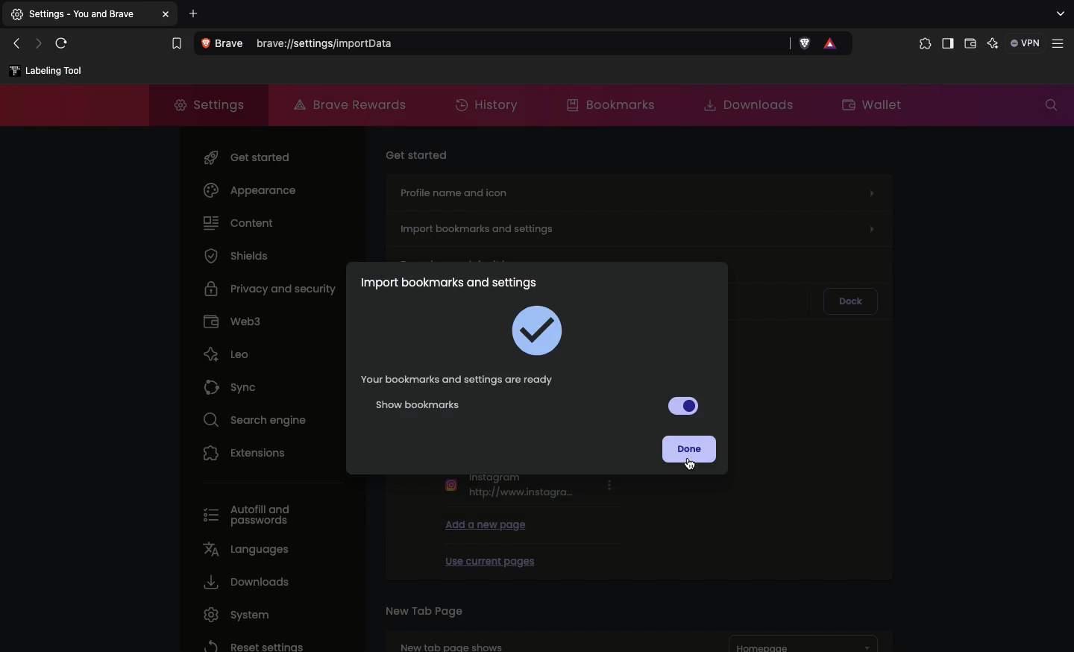  Describe the element at coordinates (244, 582) in the screenshot. I see `Downloads` at that location.